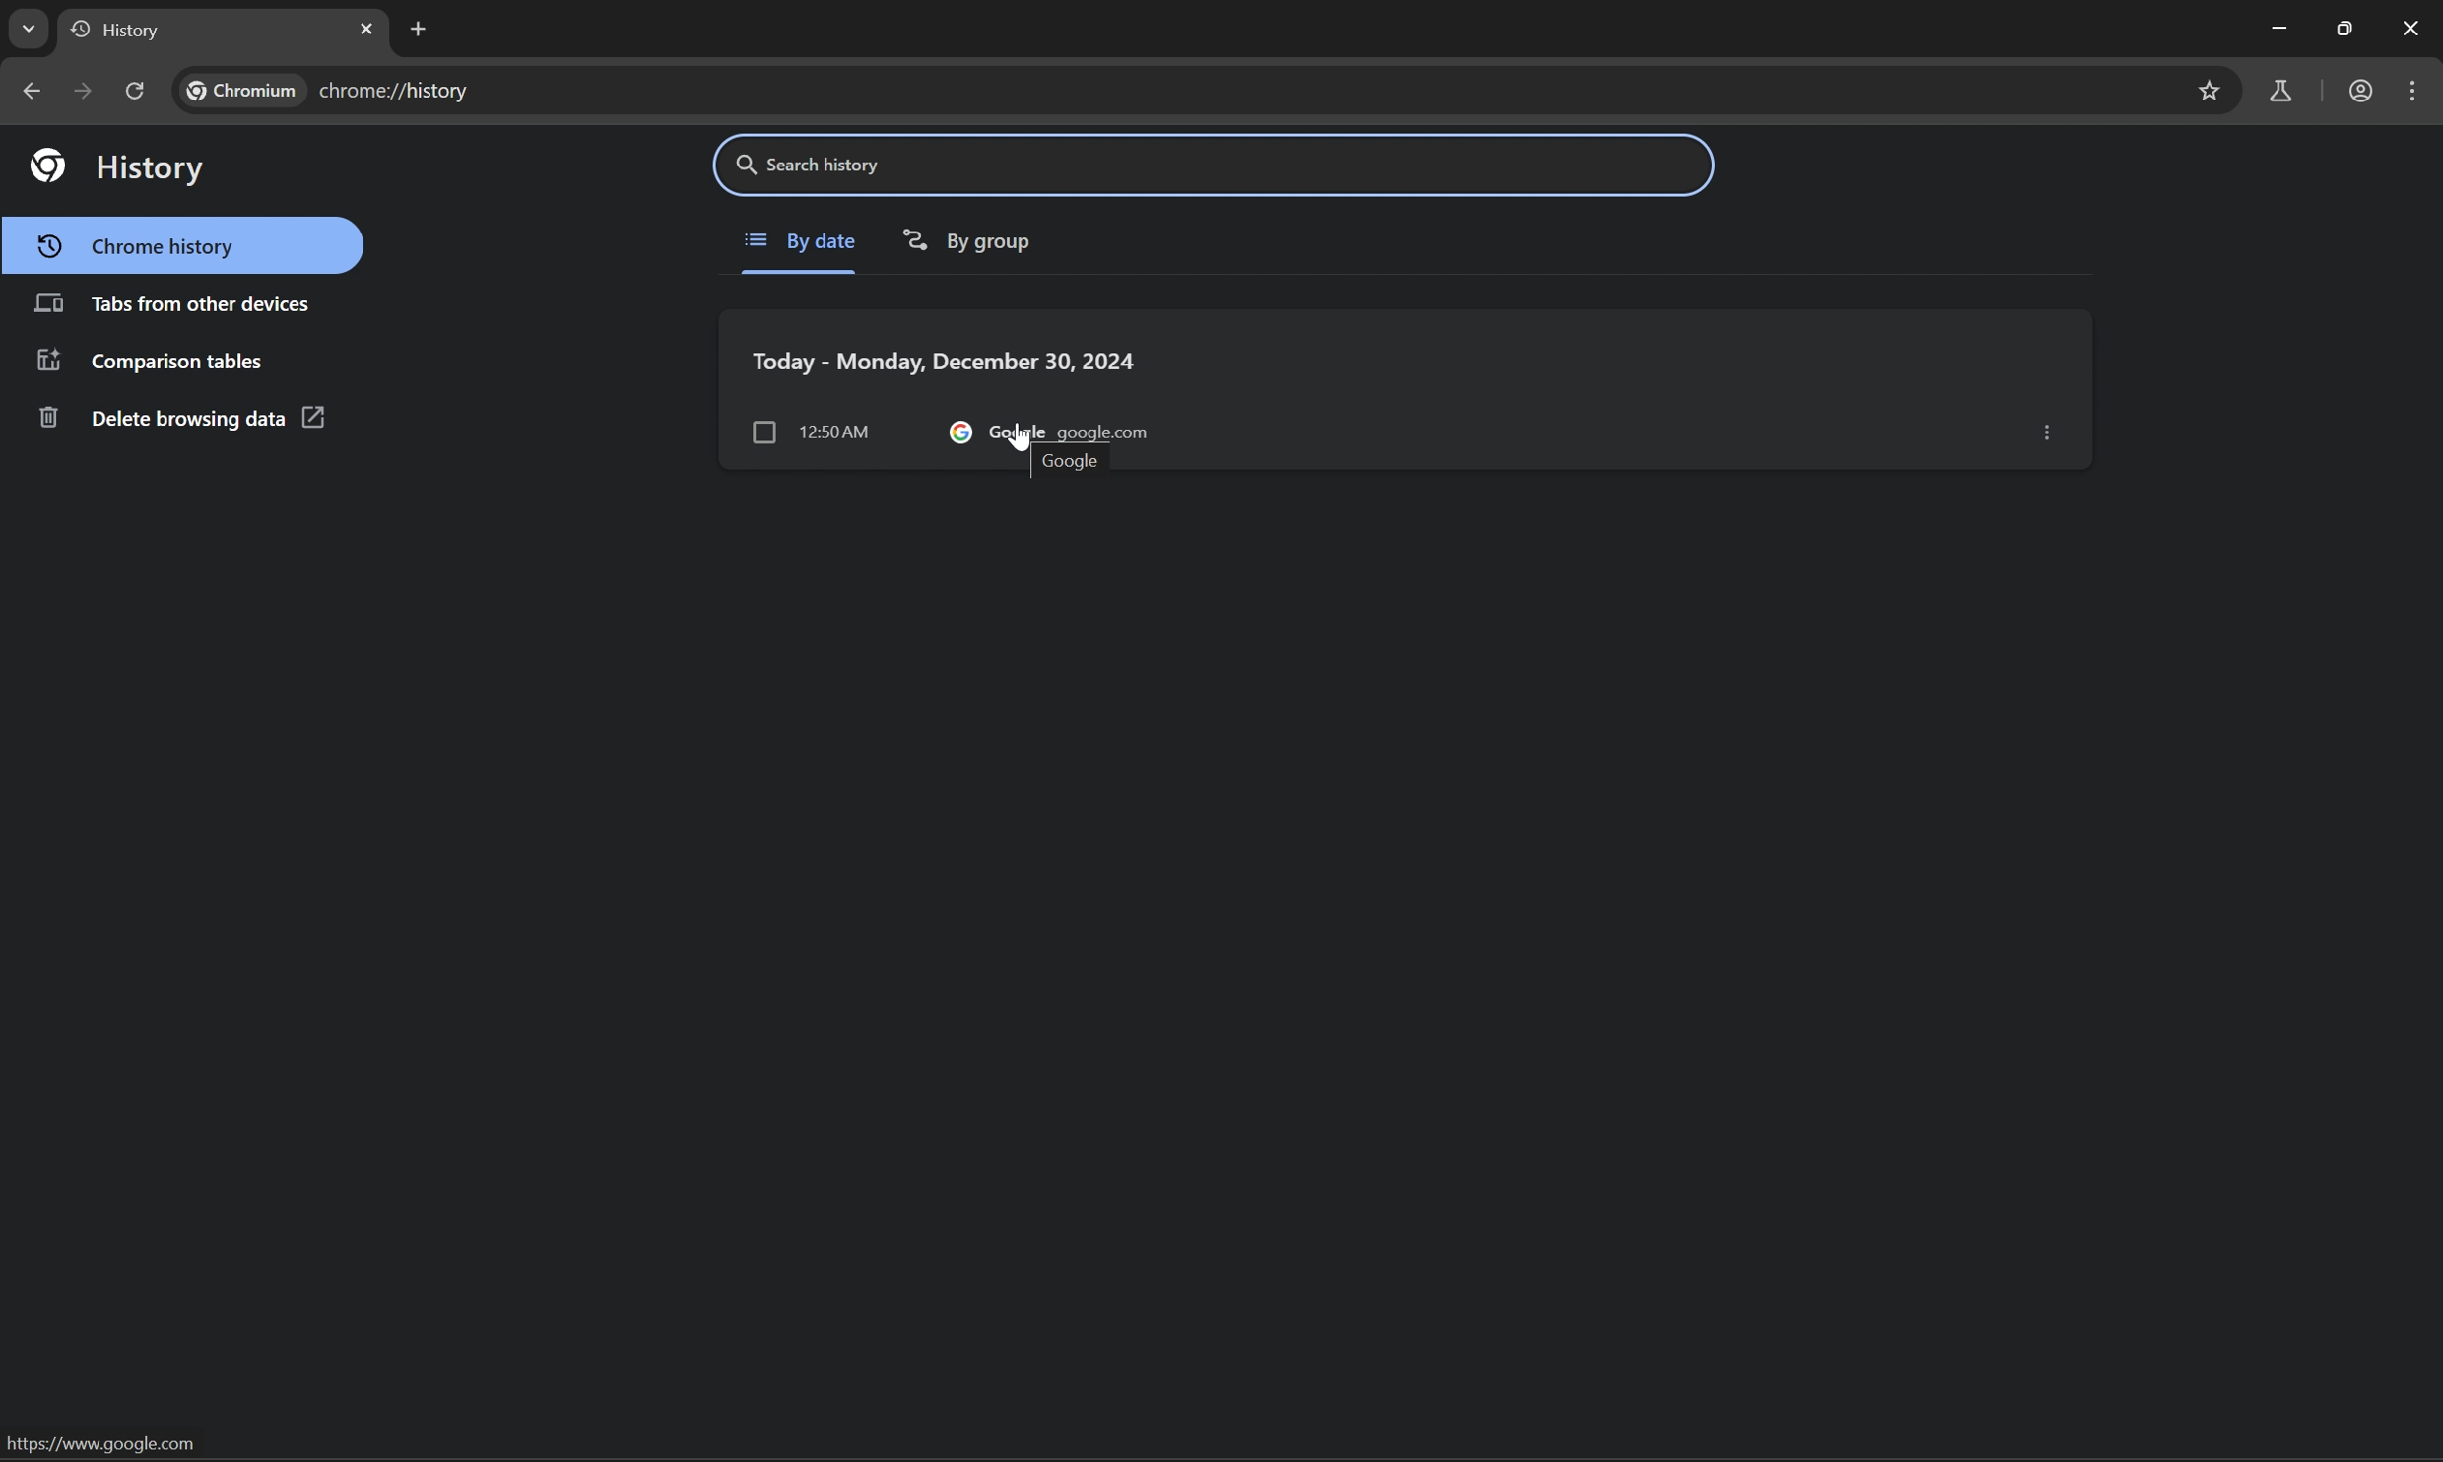 The image size is (2443, 1462). I want to click on work, so click(2360, 89).